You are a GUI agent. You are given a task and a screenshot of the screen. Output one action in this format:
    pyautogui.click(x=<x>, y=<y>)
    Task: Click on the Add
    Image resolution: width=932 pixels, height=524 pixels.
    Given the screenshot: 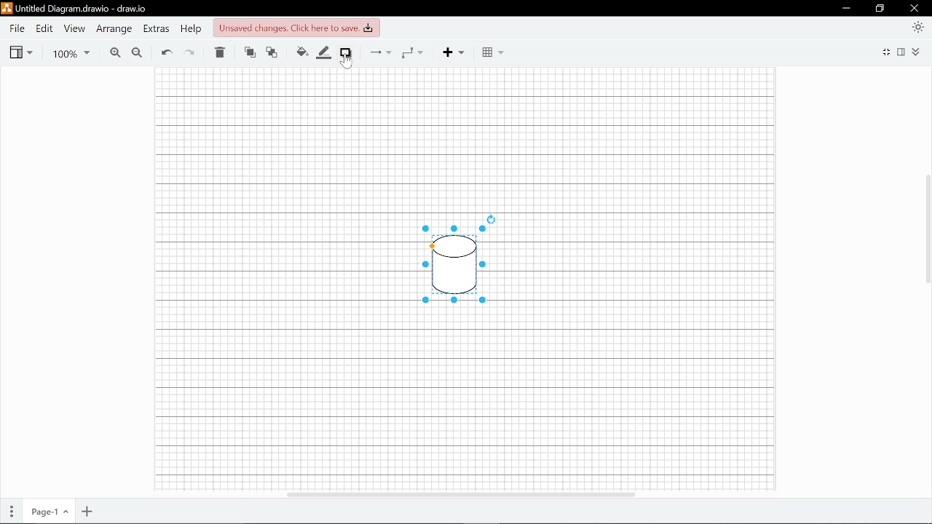 What is the action you would take?
    pyautogui.click(x=454, y=52)
    